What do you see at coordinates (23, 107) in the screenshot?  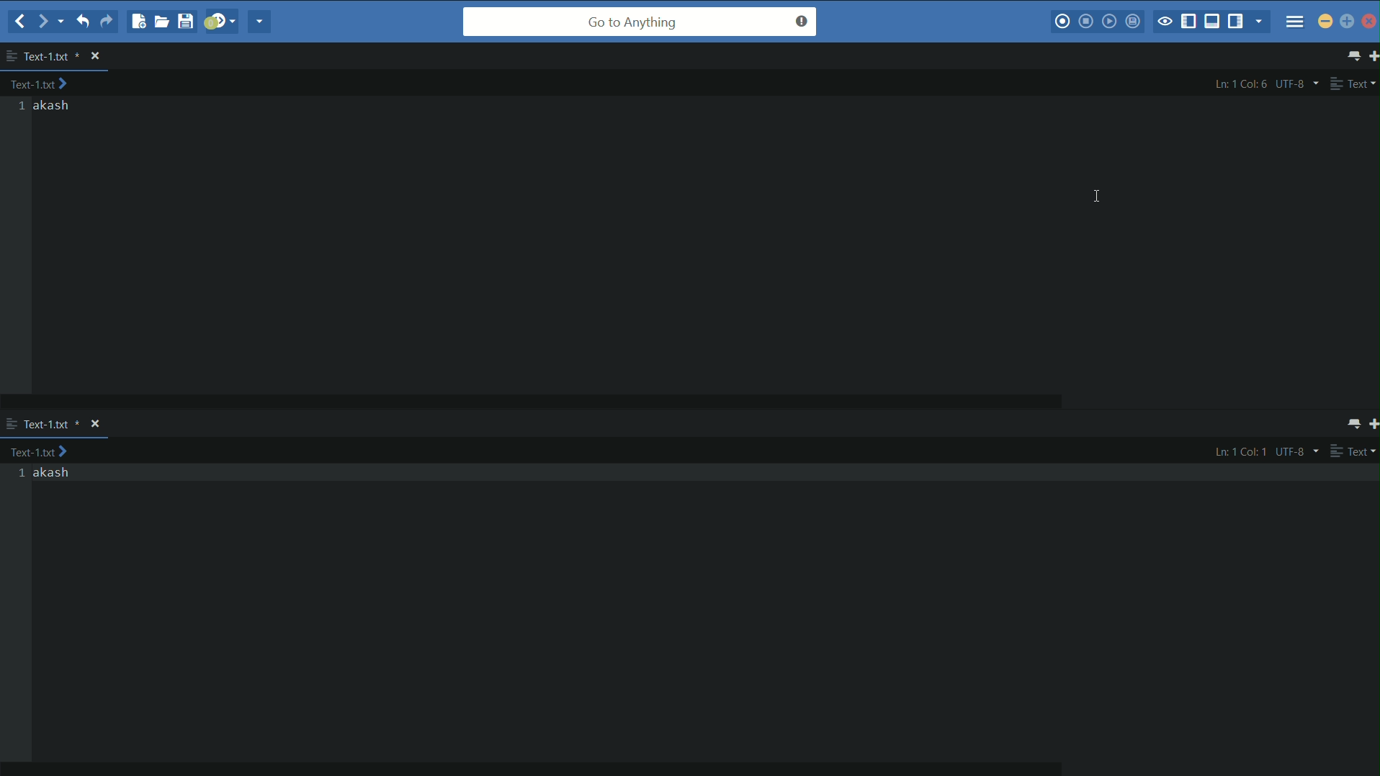 I see `line nnumber` at bounding box center [23, 107].